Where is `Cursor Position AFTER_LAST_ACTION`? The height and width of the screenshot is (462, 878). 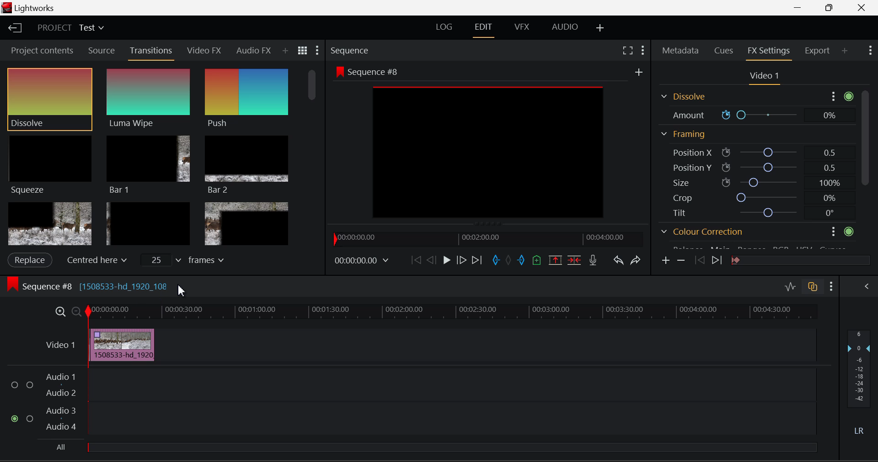 Cursor Position AFTER_LAST_ACTION is located at coordinates (184, 294).